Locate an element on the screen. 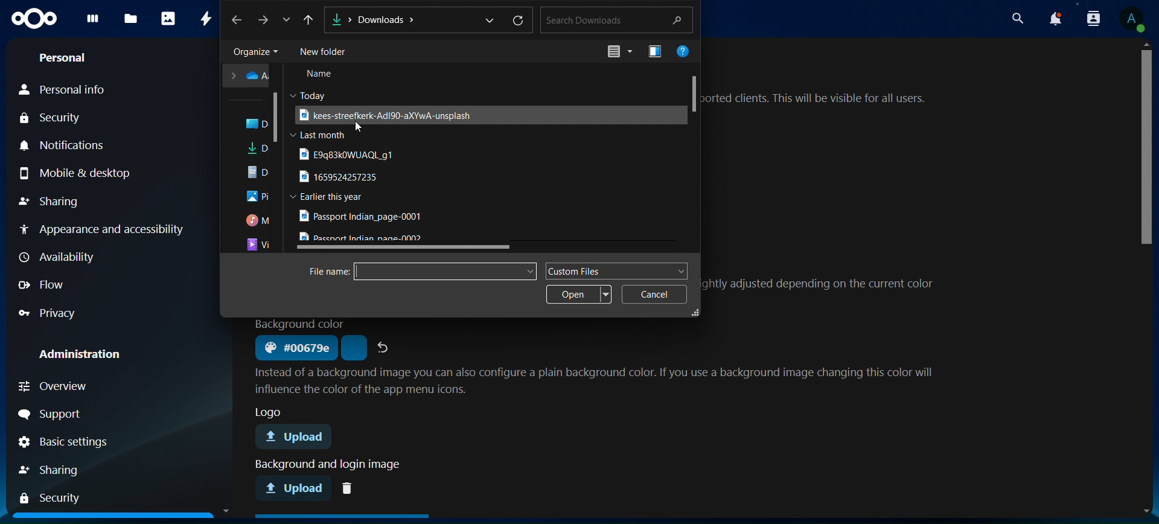 The height and width of the screenshot is (524, 1159). file is located at coordinates (366, 237).